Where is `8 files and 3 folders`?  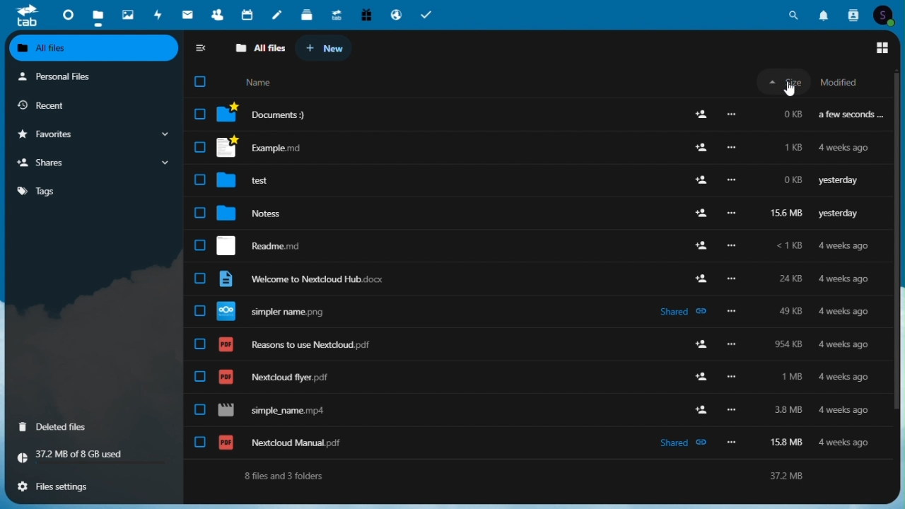 8 files and 3 folders is located at coordinates (282, 476).